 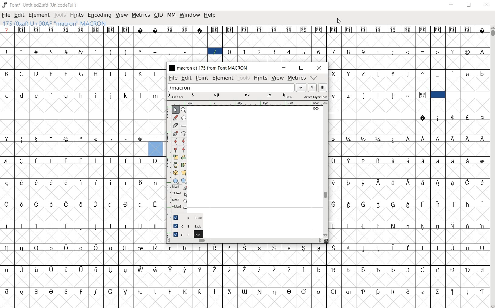 I want to click on Symbol, so click(x=349, y=204).